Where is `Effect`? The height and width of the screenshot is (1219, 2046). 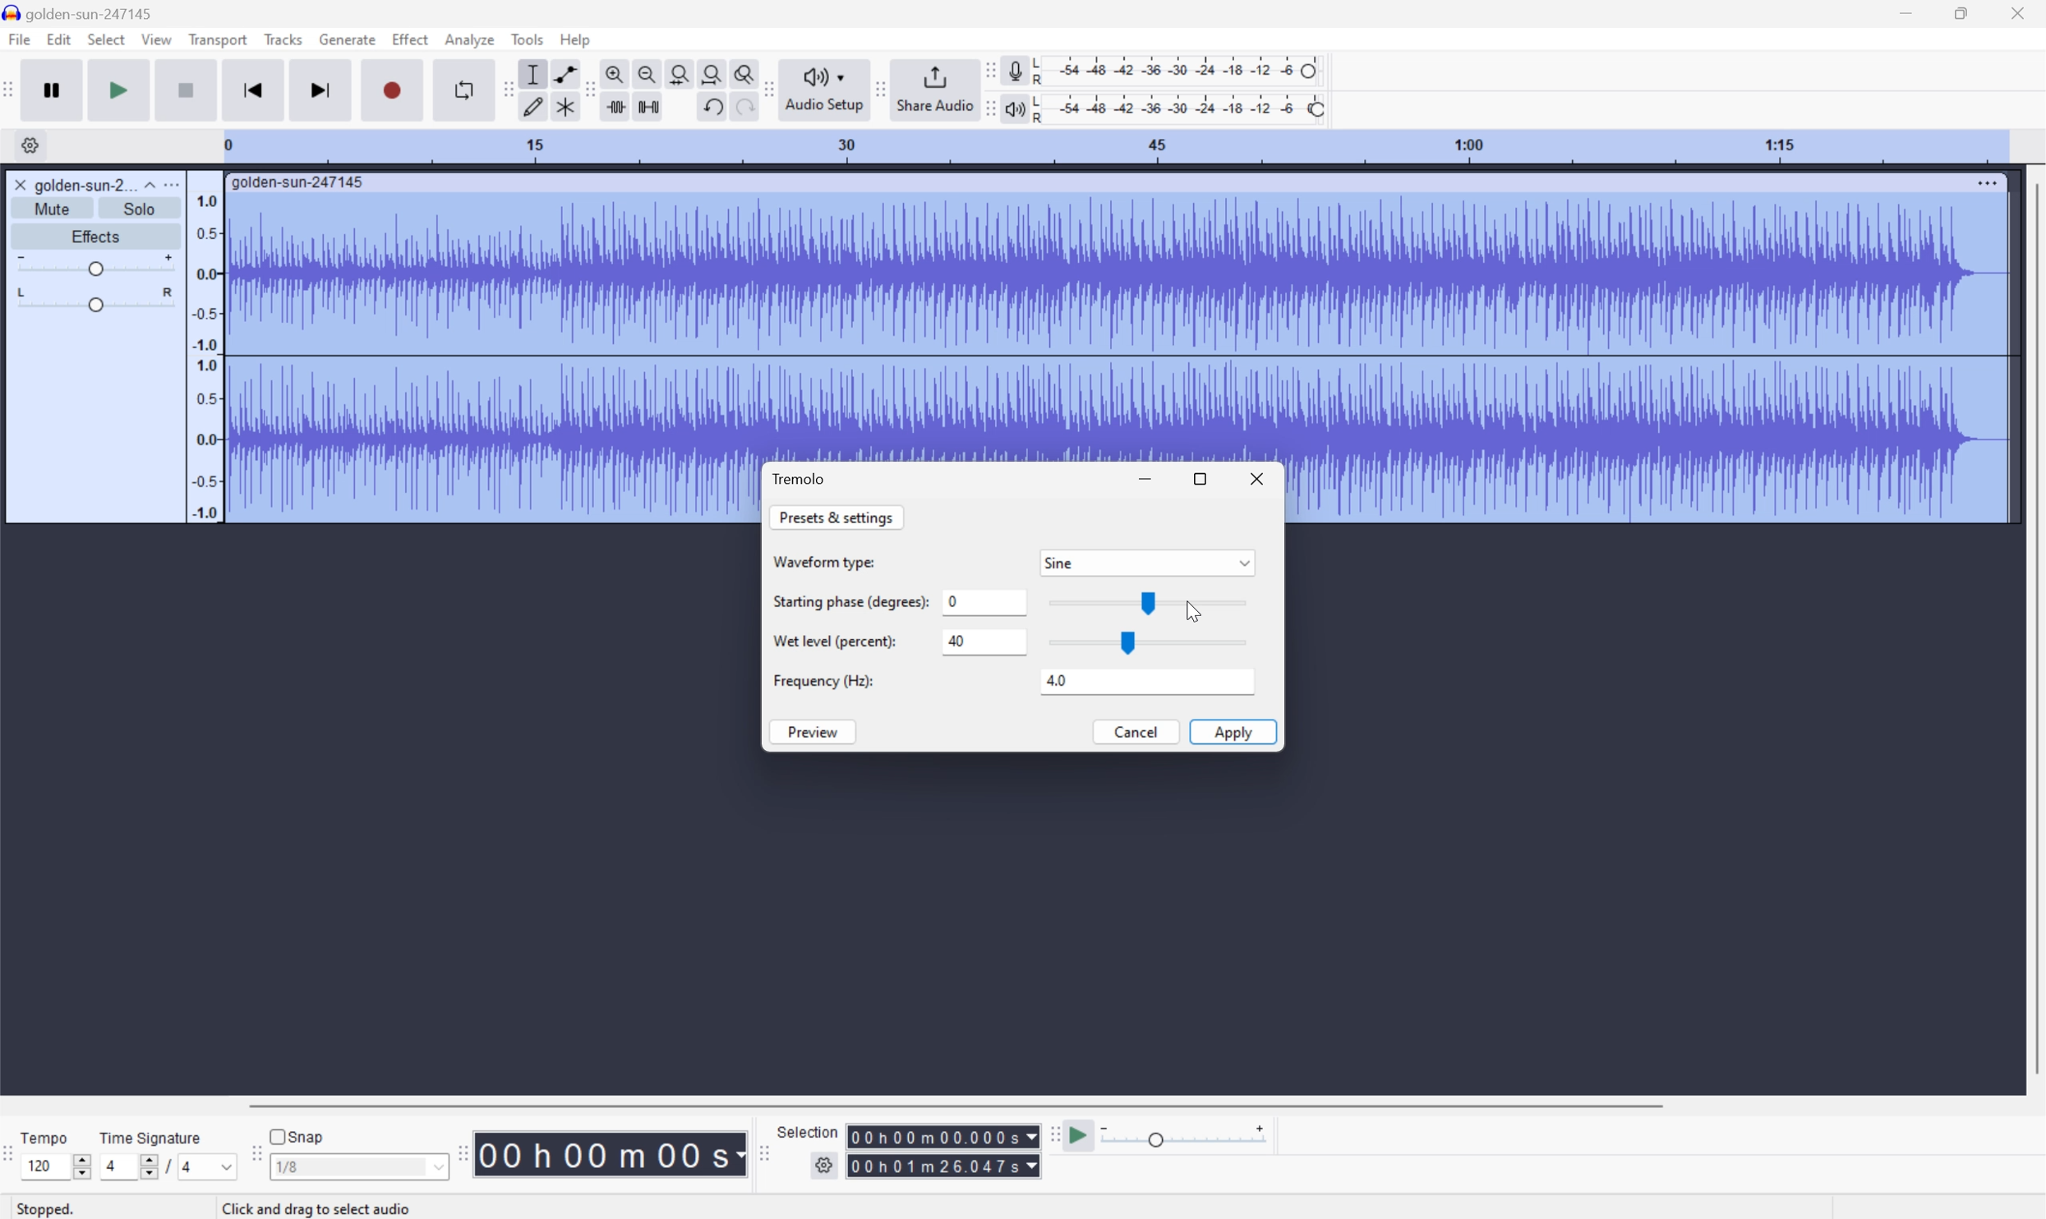
Effect is located at coordinates (411, 39).